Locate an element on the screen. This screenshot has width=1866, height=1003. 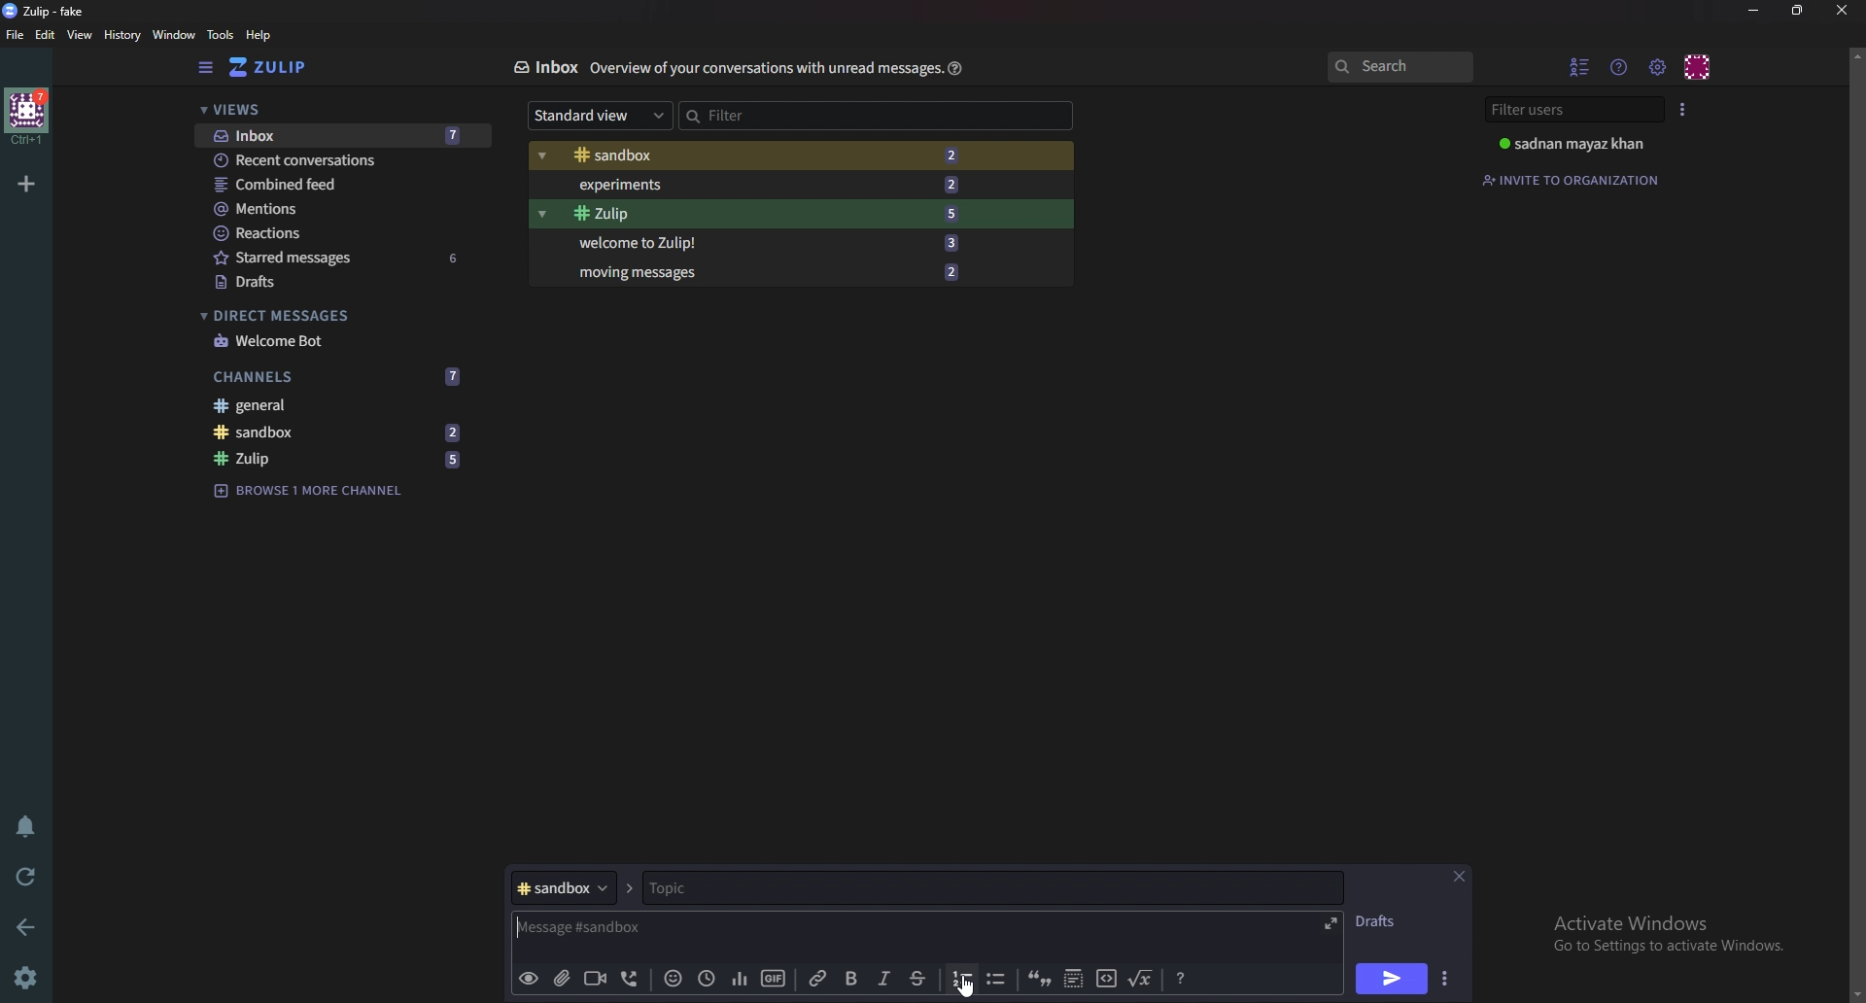
Spoiler is located at coordinates (1071, 981).